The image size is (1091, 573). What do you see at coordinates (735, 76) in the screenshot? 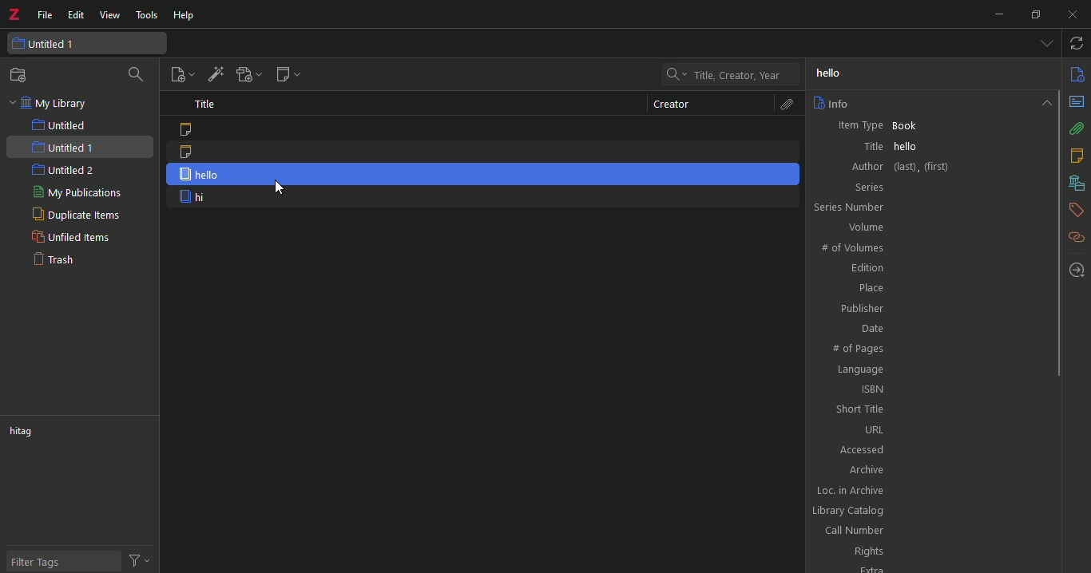
I see `title, creator, year` at bounding box center [735, 76].